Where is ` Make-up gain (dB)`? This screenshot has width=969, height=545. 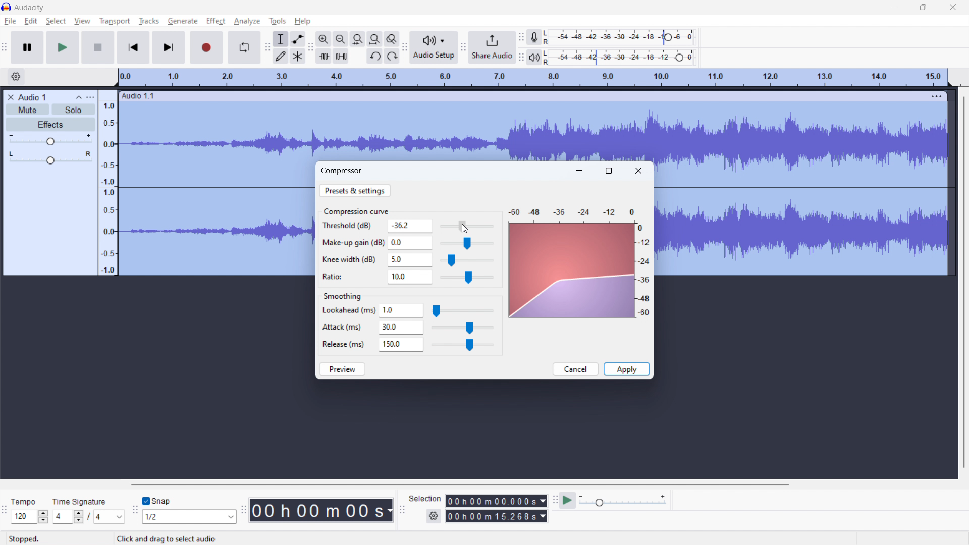
 Make-up gain (dB) is located at coordinates (352, 241).